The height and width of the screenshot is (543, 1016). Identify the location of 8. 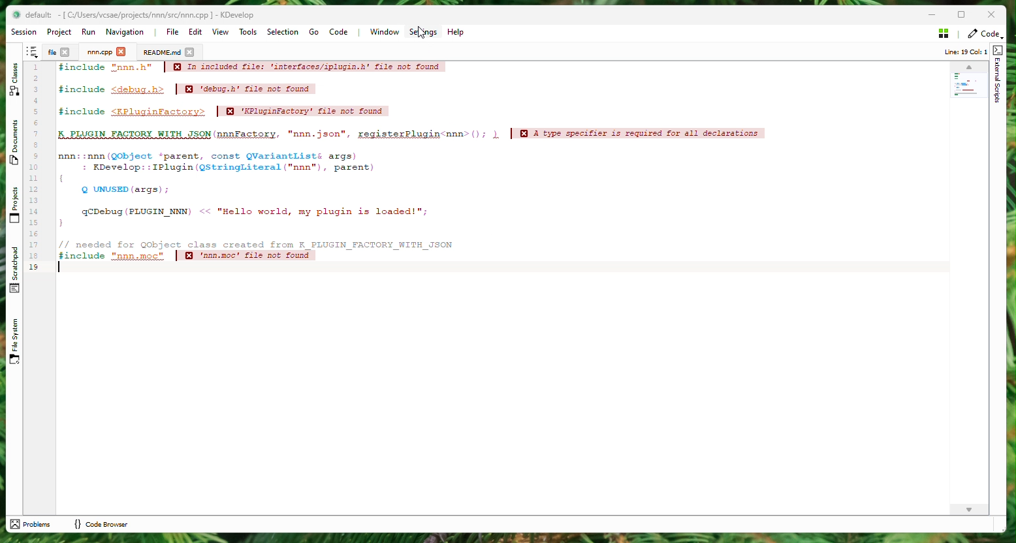
(35, 145).